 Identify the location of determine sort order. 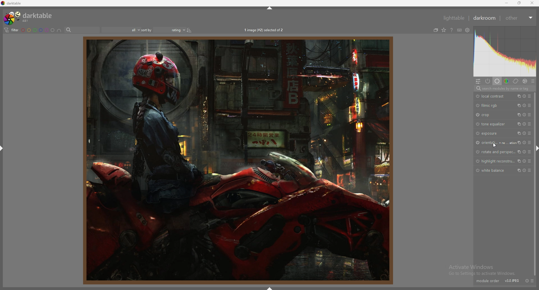
(164, 30).